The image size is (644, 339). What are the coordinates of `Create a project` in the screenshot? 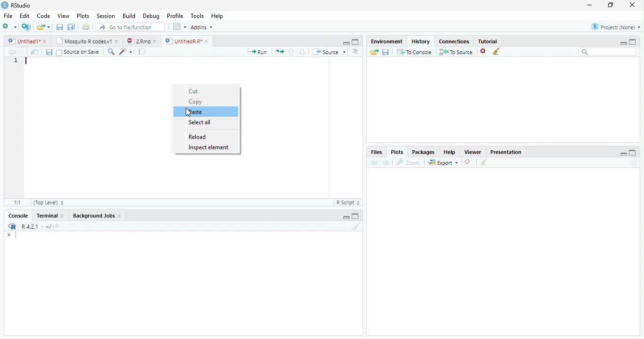 It's located at (26, 27).